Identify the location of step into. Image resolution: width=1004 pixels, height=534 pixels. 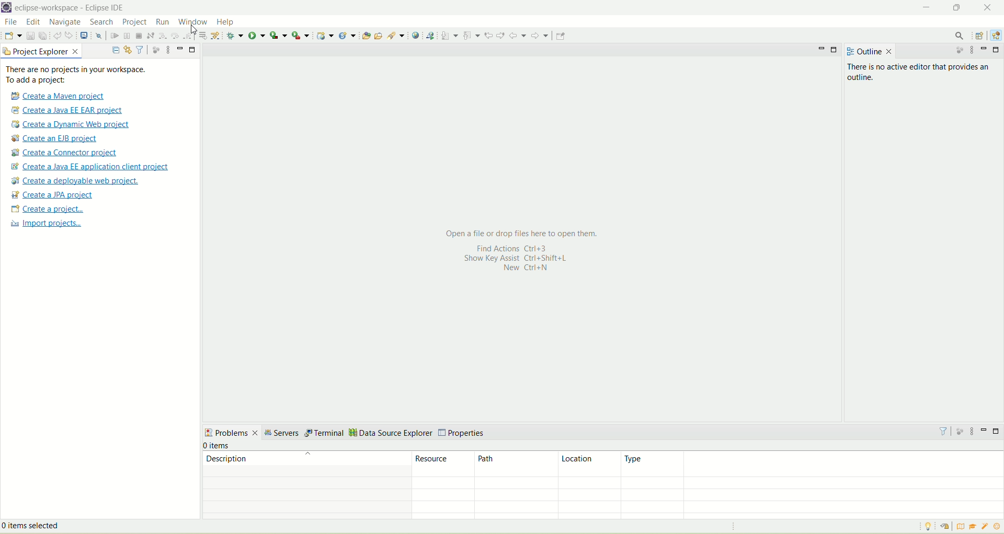
(164, 37).